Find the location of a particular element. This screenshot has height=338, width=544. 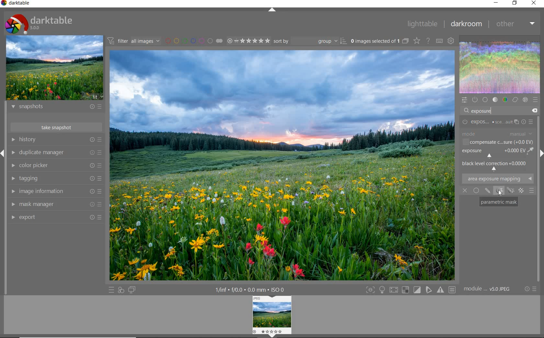

minimize is located at coordinates (496, 3).